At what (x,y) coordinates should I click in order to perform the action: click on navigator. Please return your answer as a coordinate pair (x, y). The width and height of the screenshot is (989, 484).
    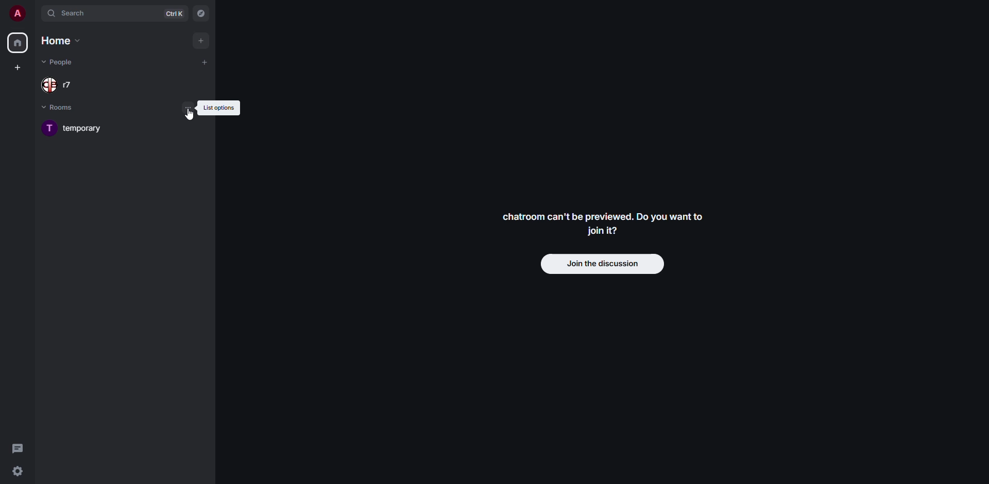
    Looking at the image, I should click on (201, 13).